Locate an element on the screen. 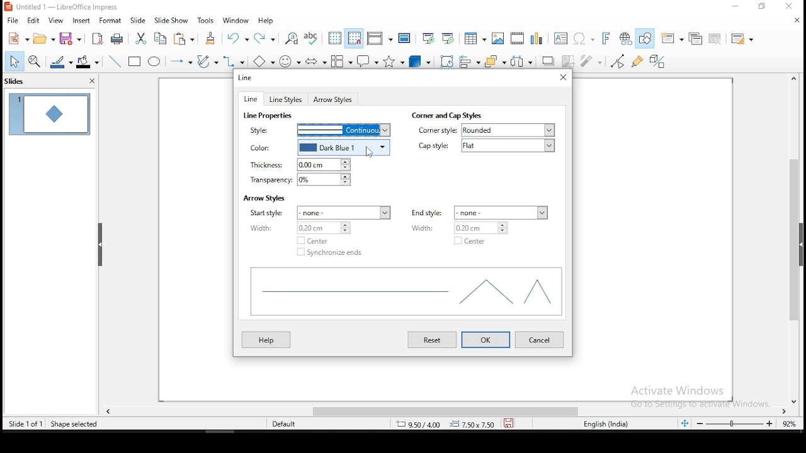 The width and height of the screenshot is (806, 453). view is located at coordinates (55, 20).